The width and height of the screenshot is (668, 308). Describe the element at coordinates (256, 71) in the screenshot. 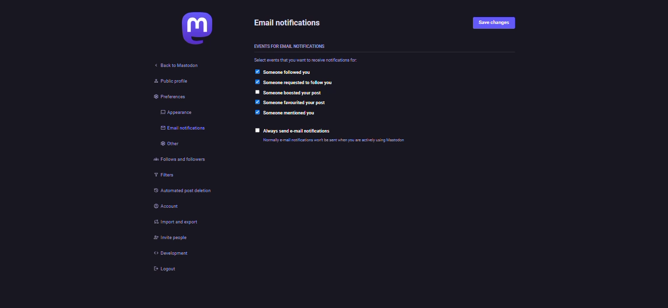

I see `enabled` at that location.